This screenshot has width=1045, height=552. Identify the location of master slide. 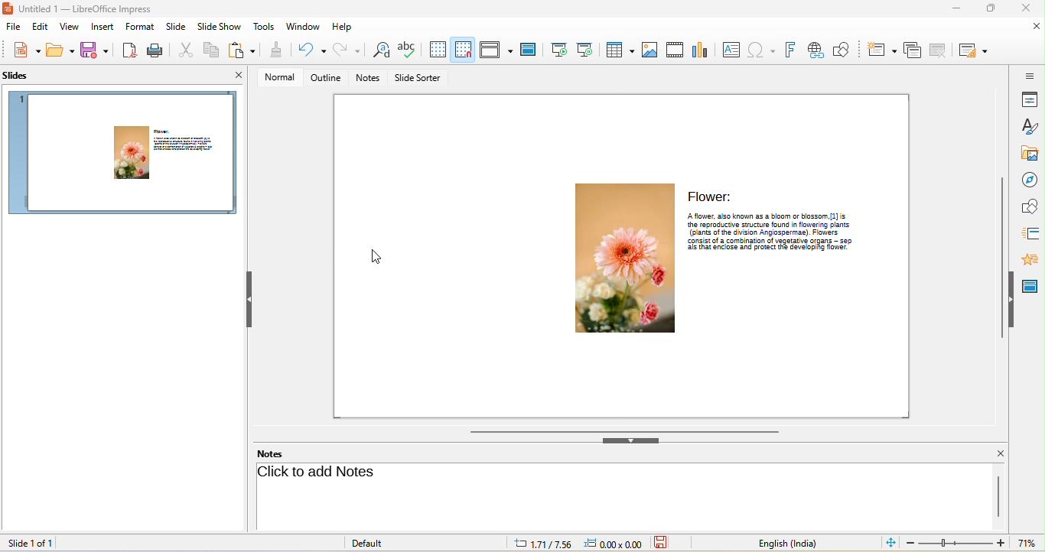
(529, 50).